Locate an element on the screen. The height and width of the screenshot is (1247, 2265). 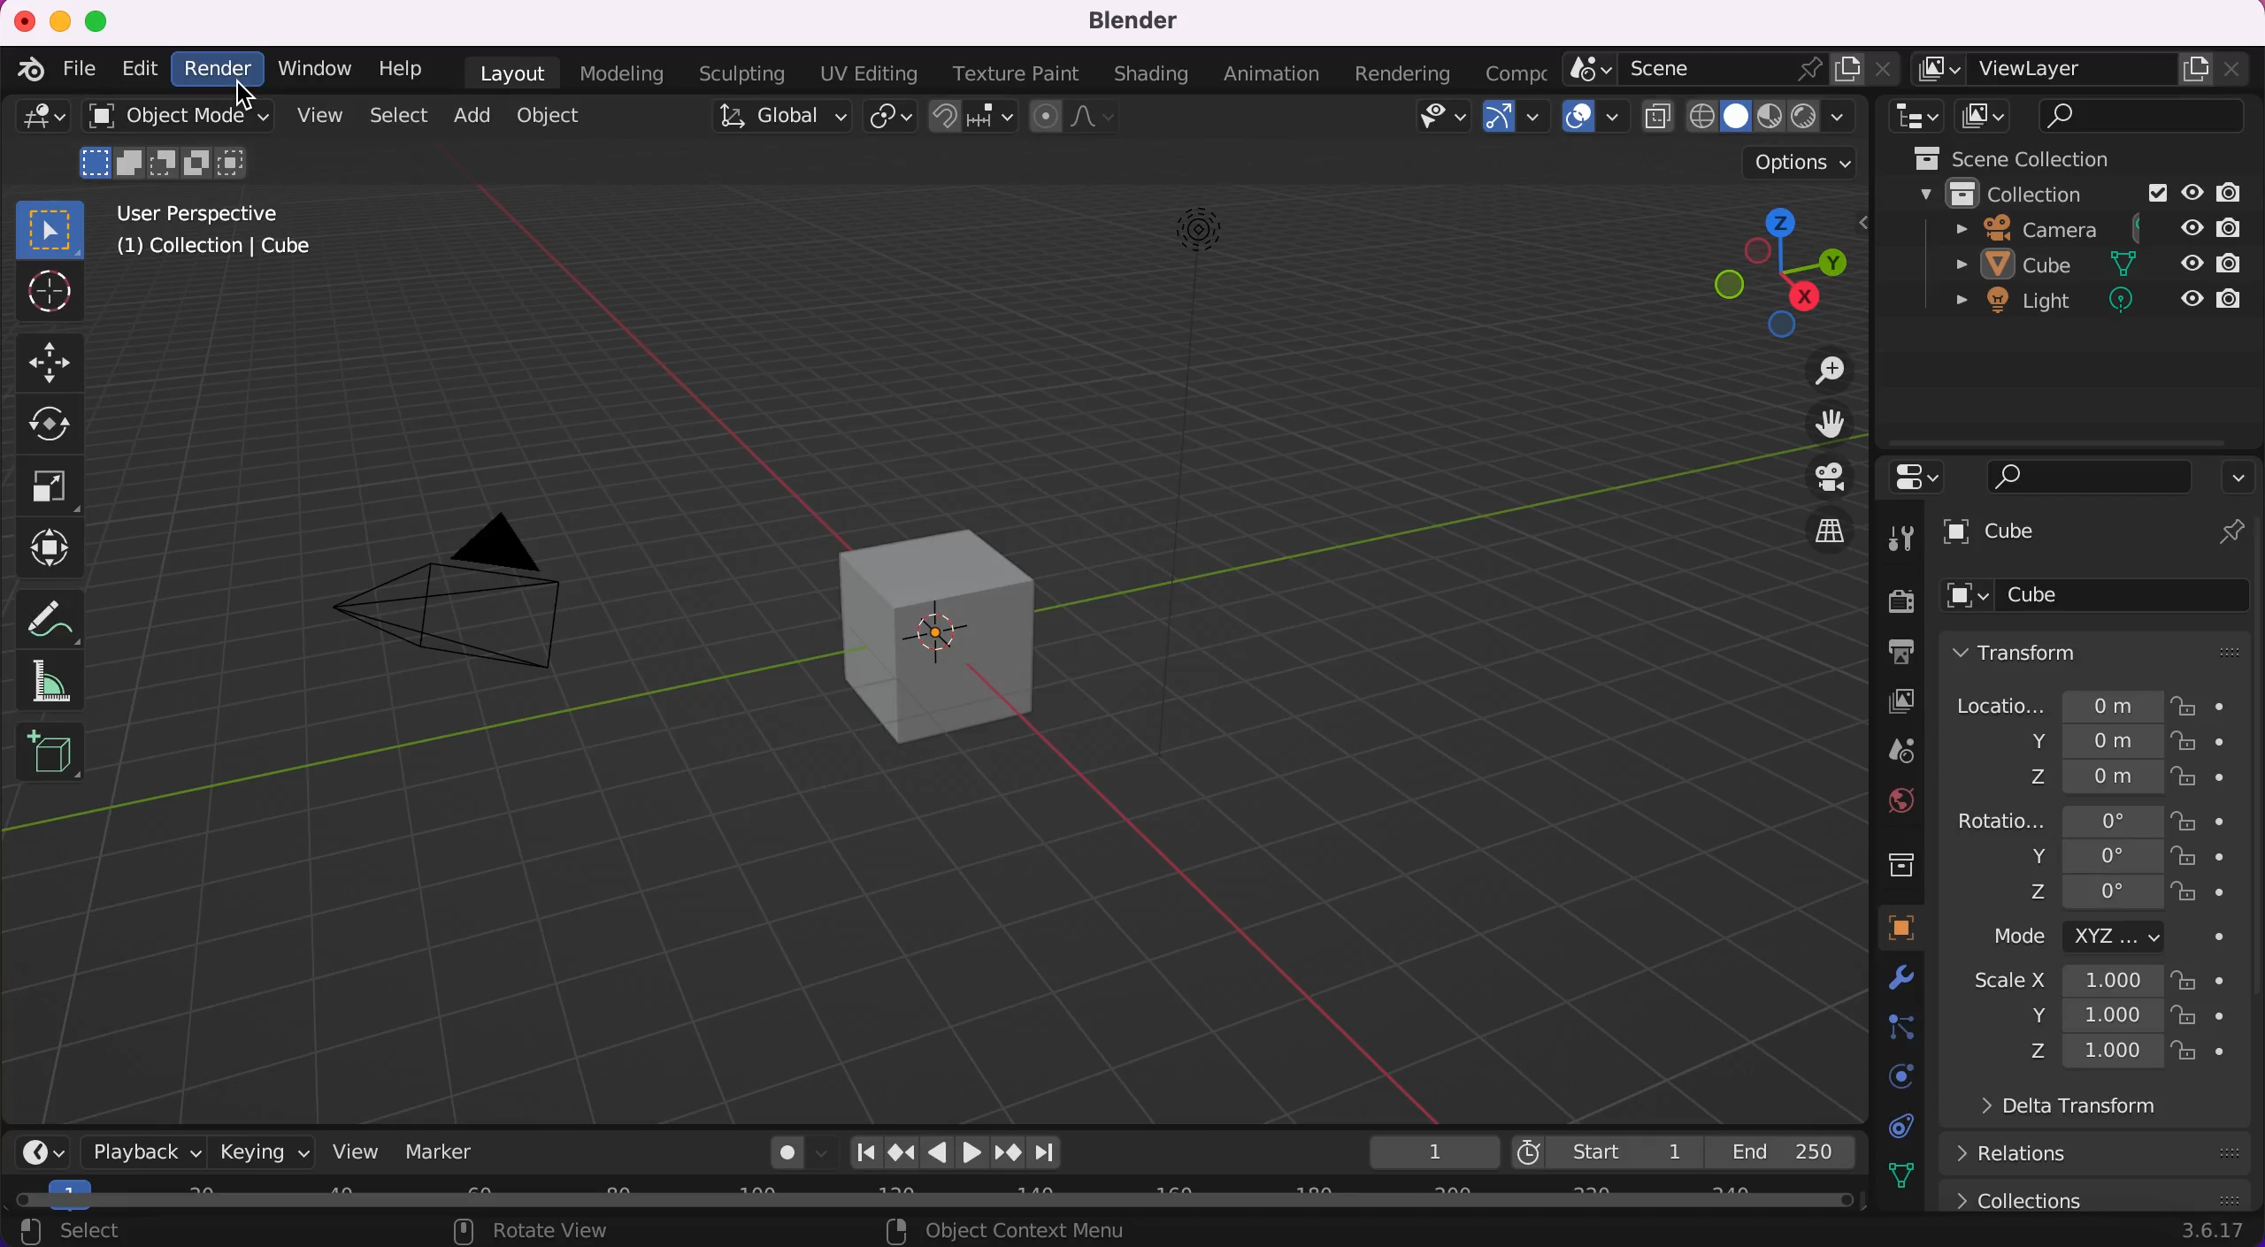
toggle x ray is located at coordinates (1659, 121).